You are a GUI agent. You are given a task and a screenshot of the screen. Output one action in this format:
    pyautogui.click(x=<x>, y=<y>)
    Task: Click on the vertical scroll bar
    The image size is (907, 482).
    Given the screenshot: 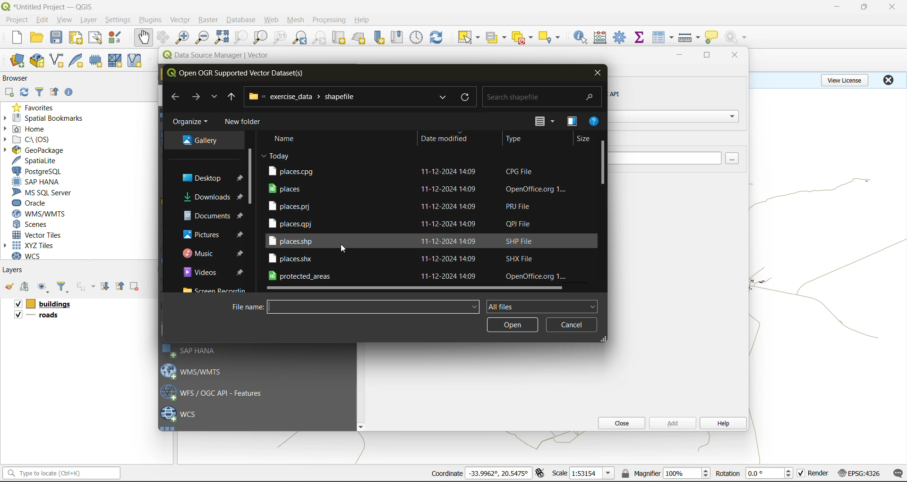 What is the action you would take?
    pyautogui.click(x=249, y=173)
    